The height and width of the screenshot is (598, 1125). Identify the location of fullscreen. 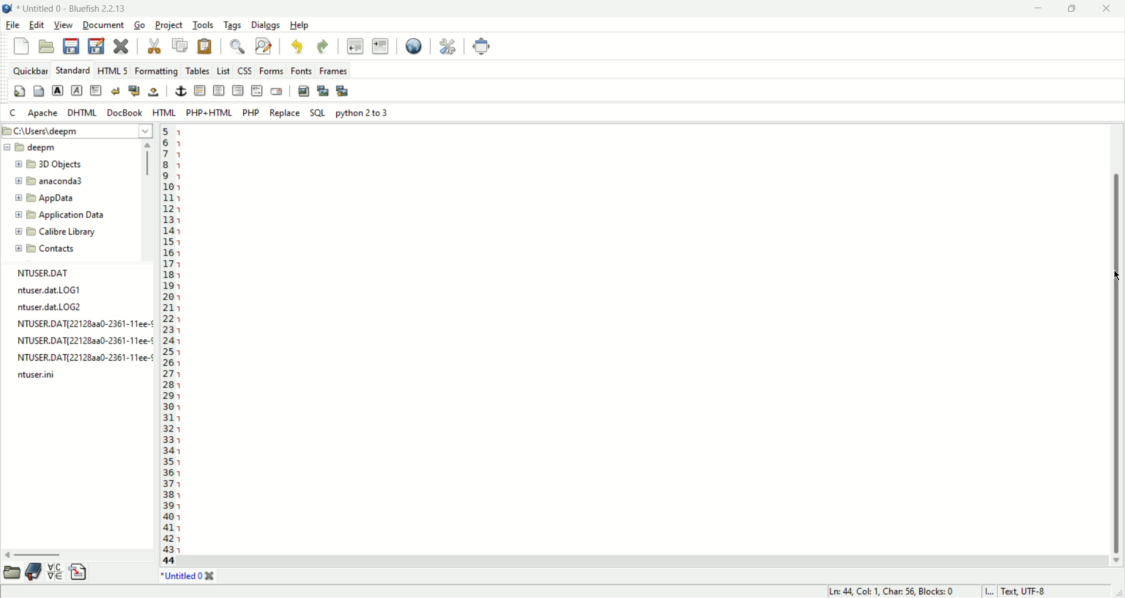
(483, 46).